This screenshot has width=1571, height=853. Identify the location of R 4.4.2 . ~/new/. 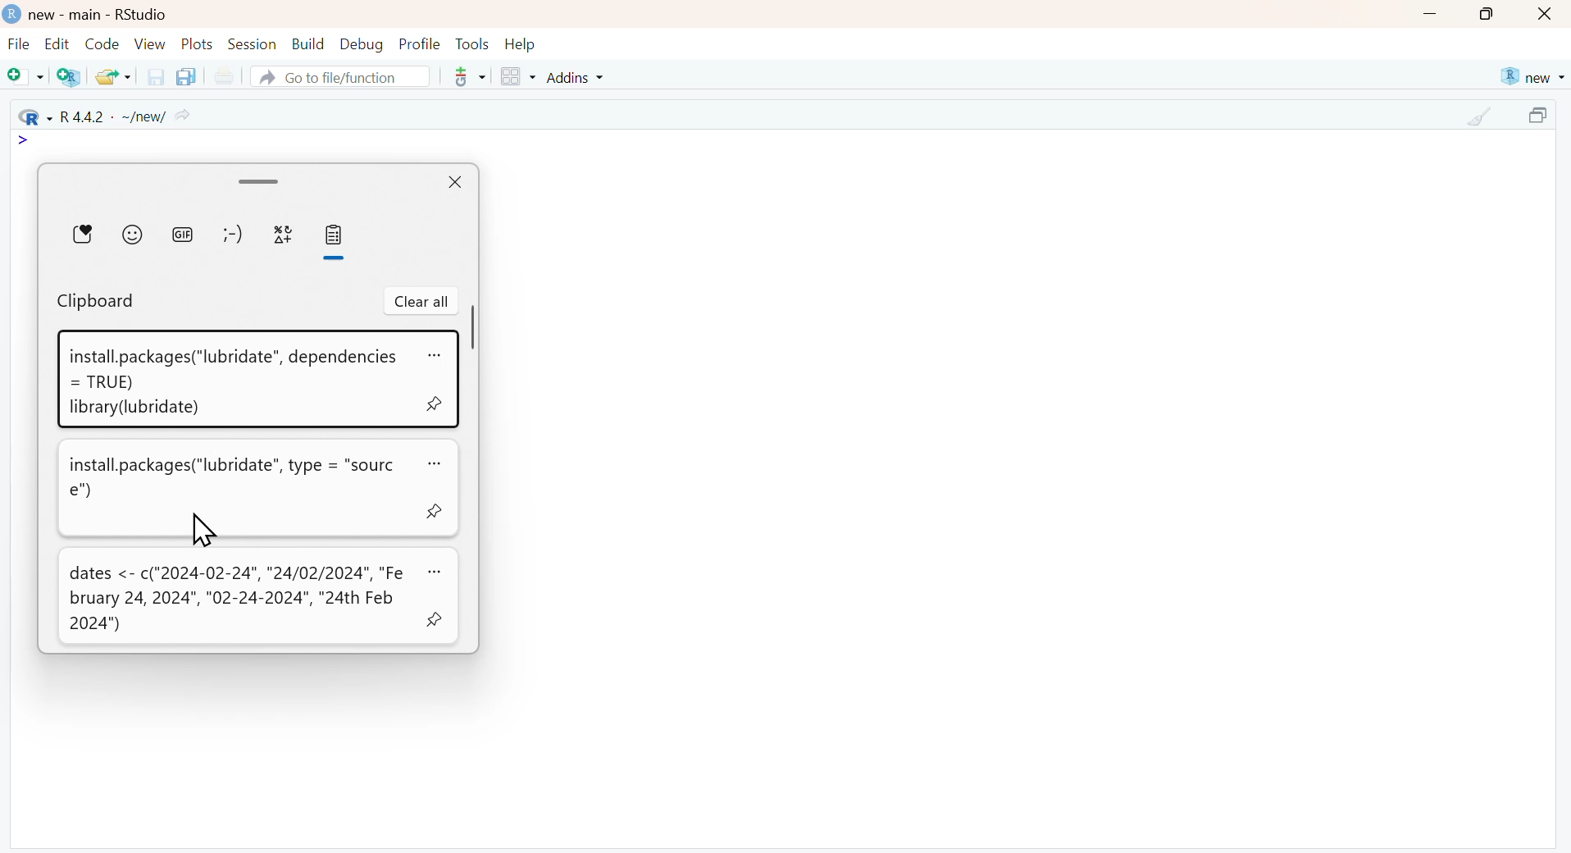
(106, 116).